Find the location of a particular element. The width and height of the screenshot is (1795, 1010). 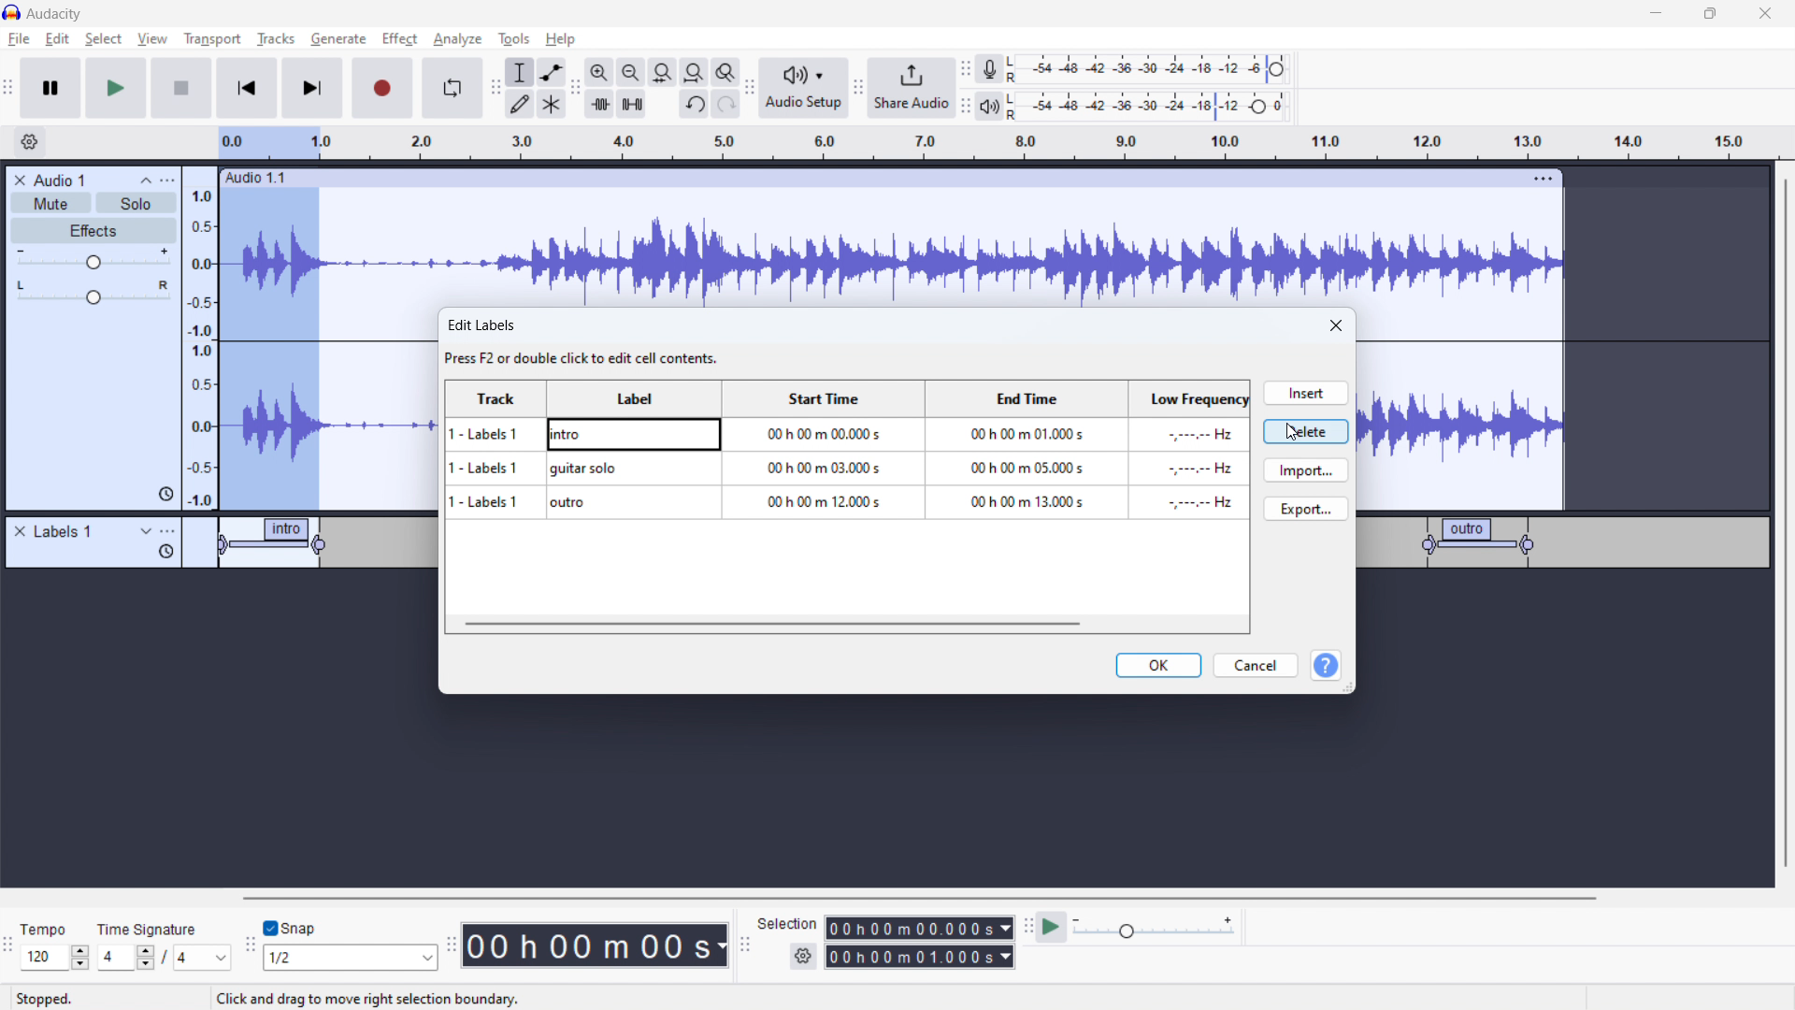

toggle zoom is located at coordinates (725, 72).